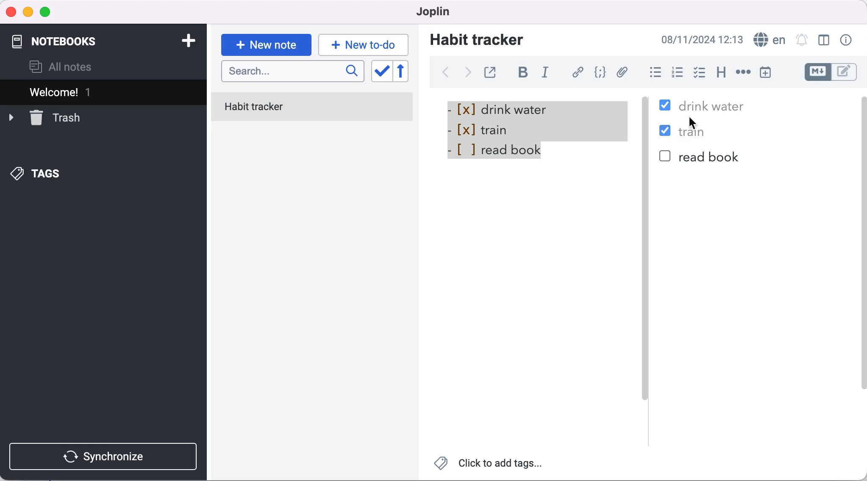 This screenshot has height=481, width=867. What do you see at coordinates (526, 73) in the screenshot?
I see `bold` at bounding box center [526, 73].